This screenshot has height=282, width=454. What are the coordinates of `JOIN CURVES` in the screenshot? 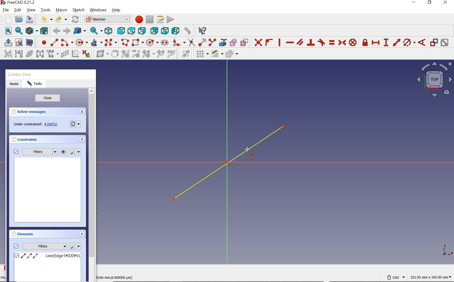 It's located at (172, 53).